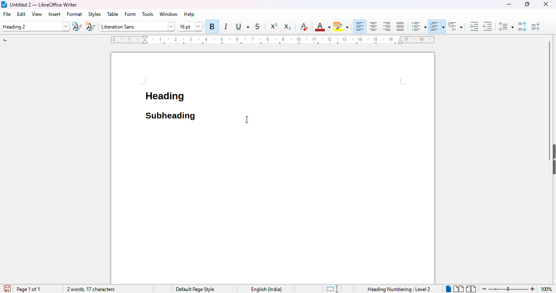  Describe the element at coordinates (130, 14) in the screenshot. I see `form` at that location.